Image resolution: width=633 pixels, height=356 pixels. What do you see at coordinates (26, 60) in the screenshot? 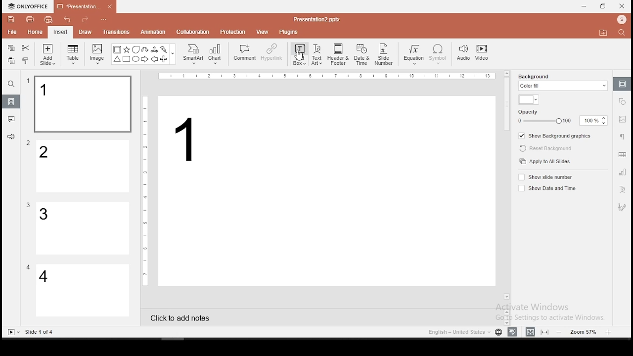
I see `clone formatting` at bounding box center [26, 60].